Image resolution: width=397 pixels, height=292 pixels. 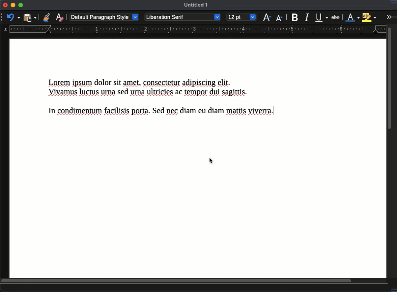 I want to click on default paragraph style, so click(x=104, y=17).